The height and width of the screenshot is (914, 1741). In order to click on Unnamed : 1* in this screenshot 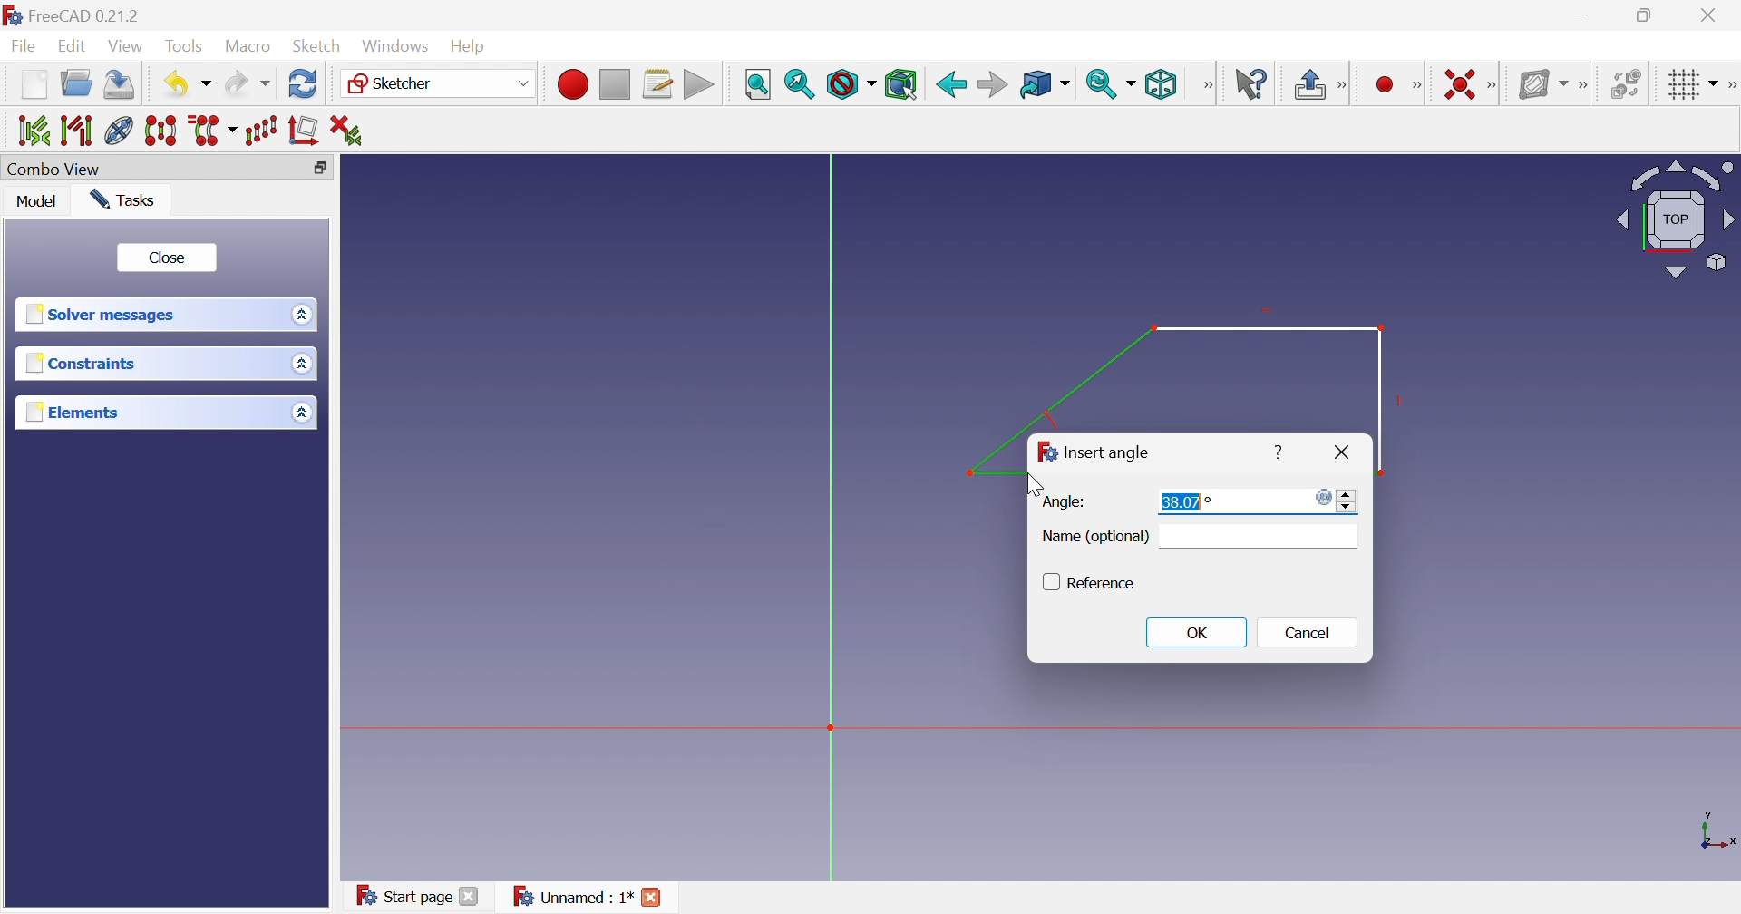, I will do `click(572, 898)`.